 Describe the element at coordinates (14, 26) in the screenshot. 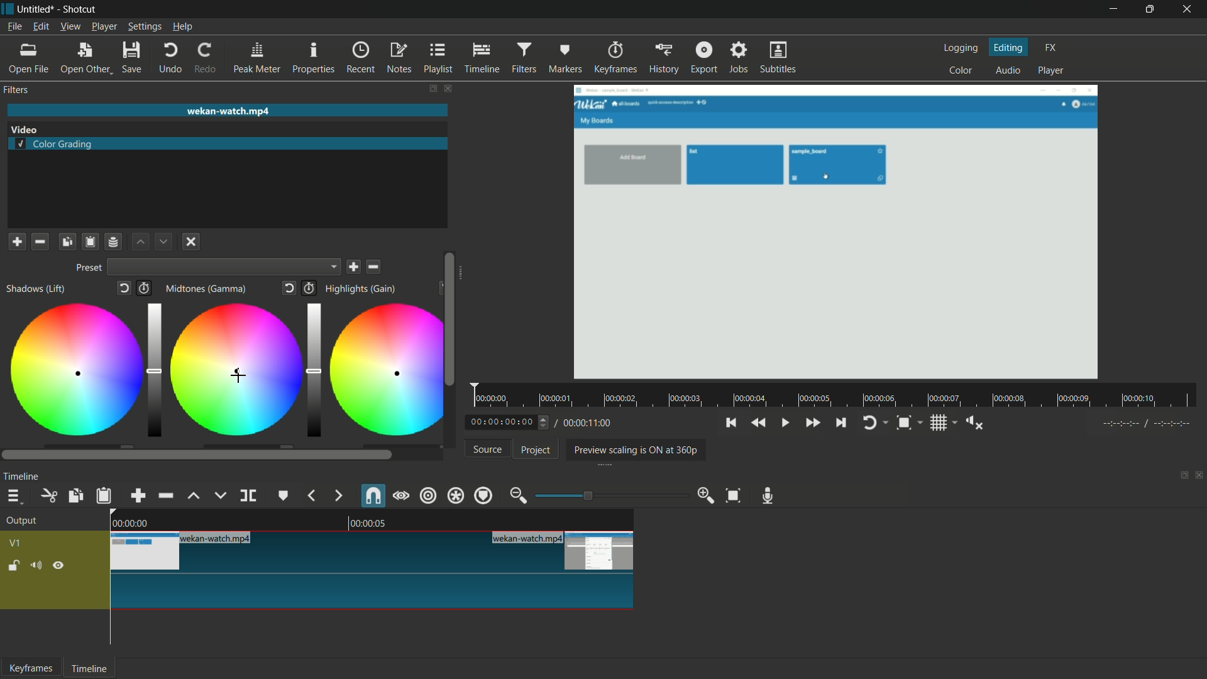

I see `file menu` at that location.